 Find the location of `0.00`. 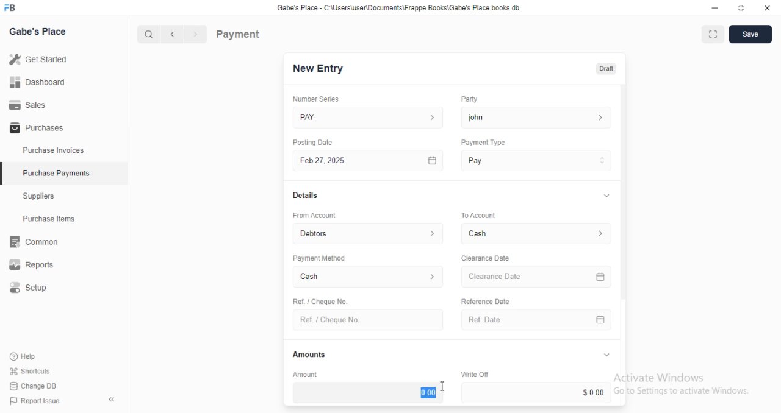

0.00 is located at coordinates (368, 392).